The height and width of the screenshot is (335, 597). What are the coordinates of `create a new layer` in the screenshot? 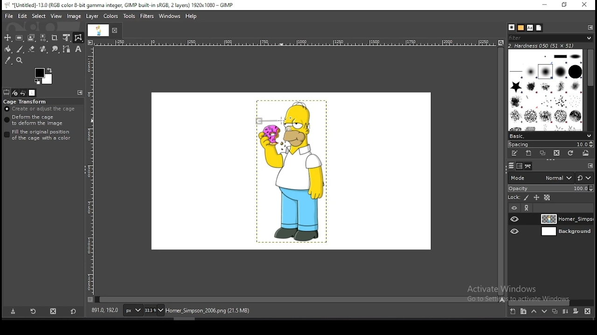 It's located at (513, 312).